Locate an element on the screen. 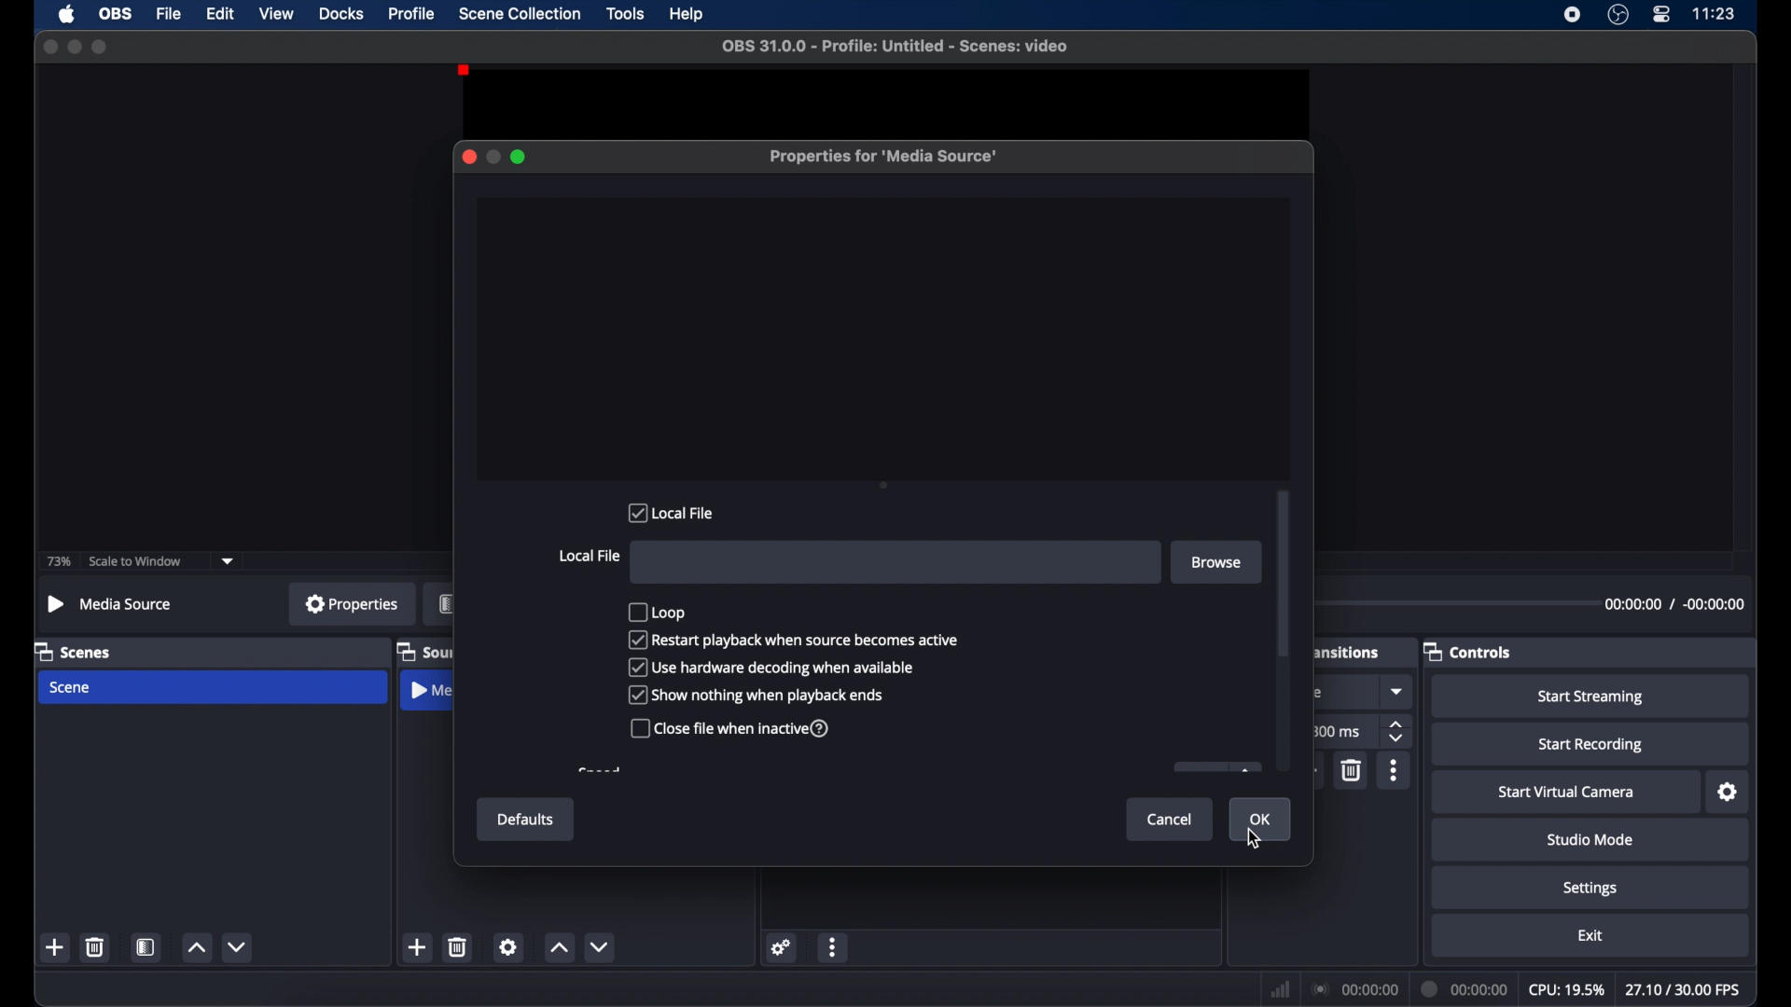 The height and width of the screenshot is (1007, 1791). scenes is located at coordinates (74, 651).